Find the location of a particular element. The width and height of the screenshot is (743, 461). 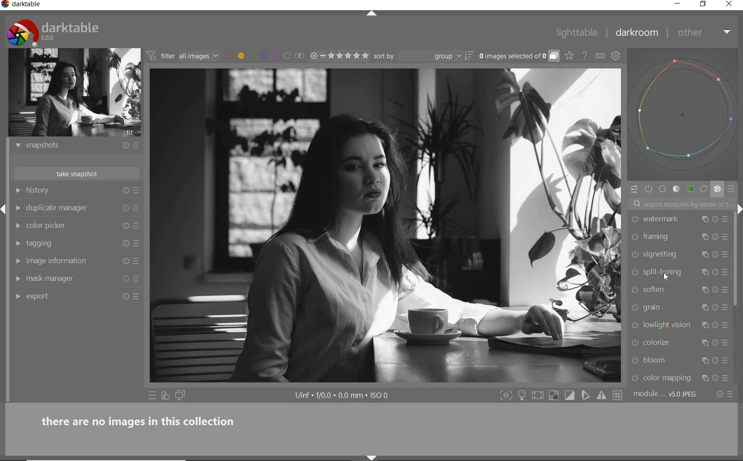

reset is located at coordinates (716, 360).